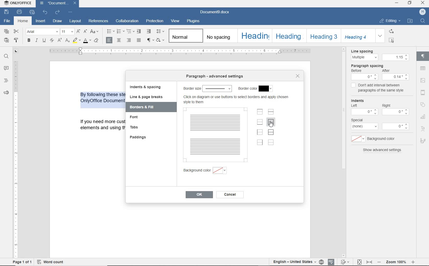  What do you see at coordinates (298, 76) in the screenshot?
I see `close` at bounding box center [298, 76].